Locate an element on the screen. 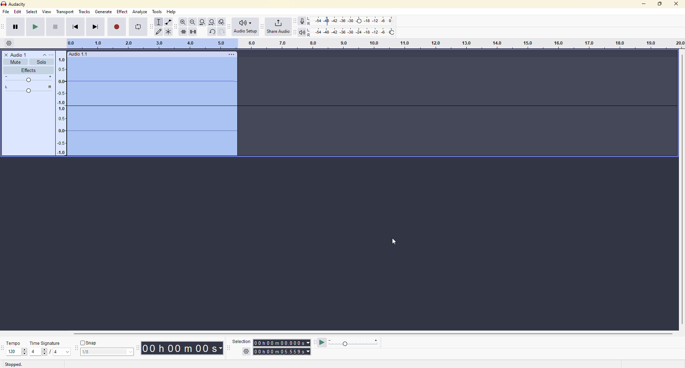  audio is located at coordinates (78, 54).